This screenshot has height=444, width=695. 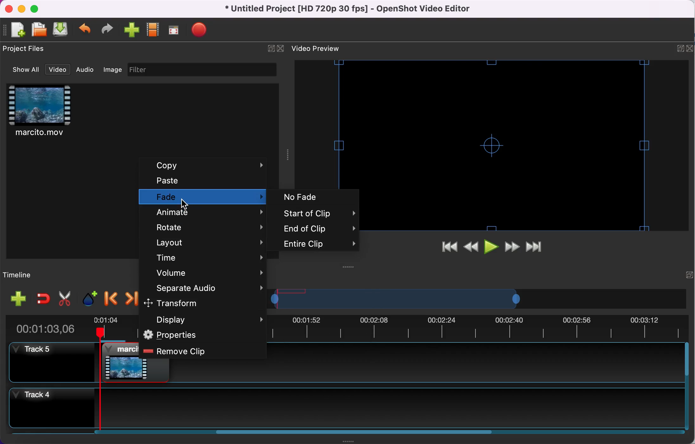 I want to click on video preview, so click(x=327, y=50).